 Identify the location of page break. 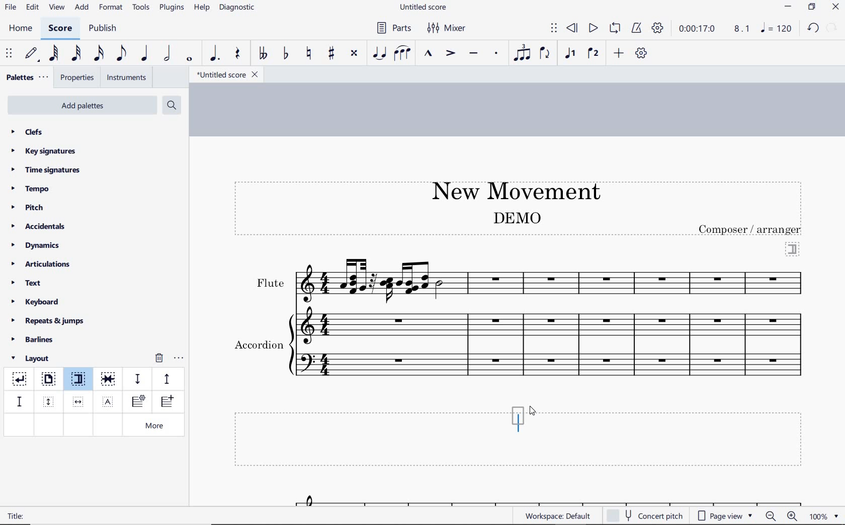
(48, 380).